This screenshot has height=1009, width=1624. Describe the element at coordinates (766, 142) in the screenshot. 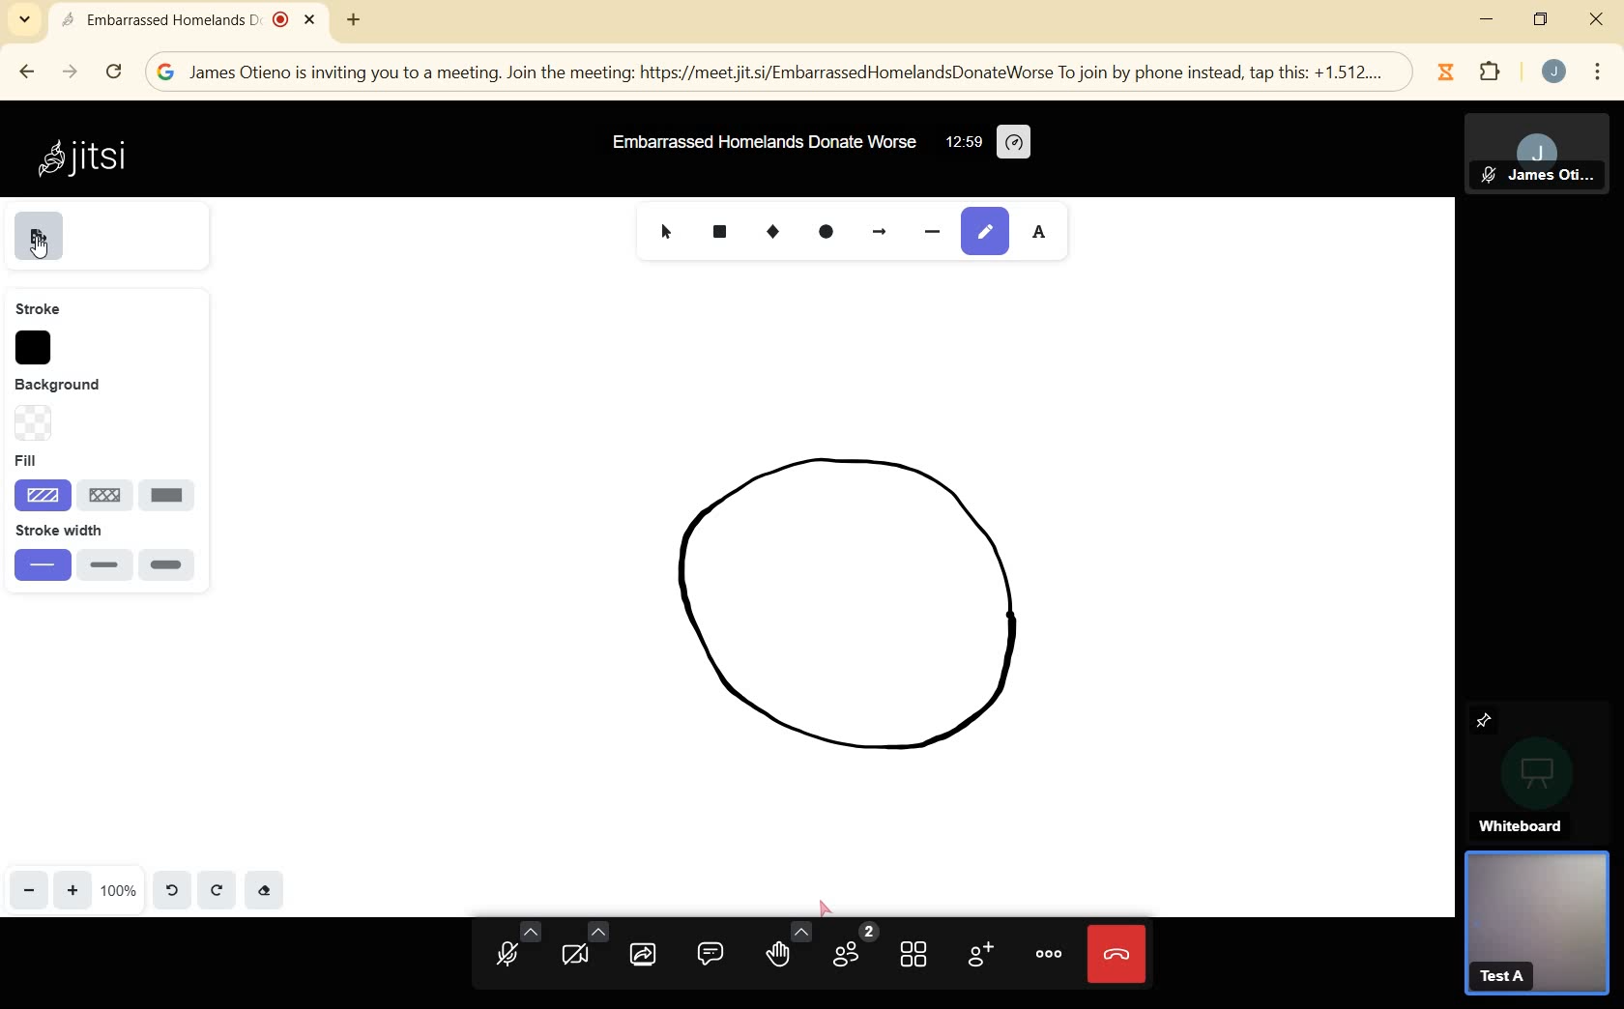

I see `Embarrassed Homelands Donate Worse` at that location.